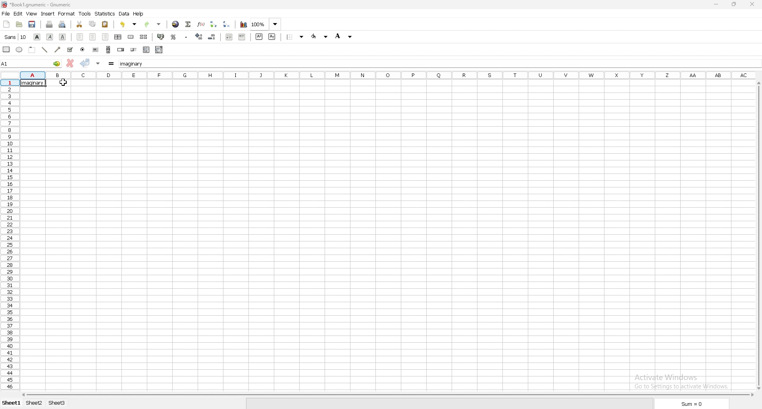 The height and width of the screenshot is (409, 762). What do you see at coordinates (106, 37) in the screenshot?
I see `right align` at bounding box center [106, 37].